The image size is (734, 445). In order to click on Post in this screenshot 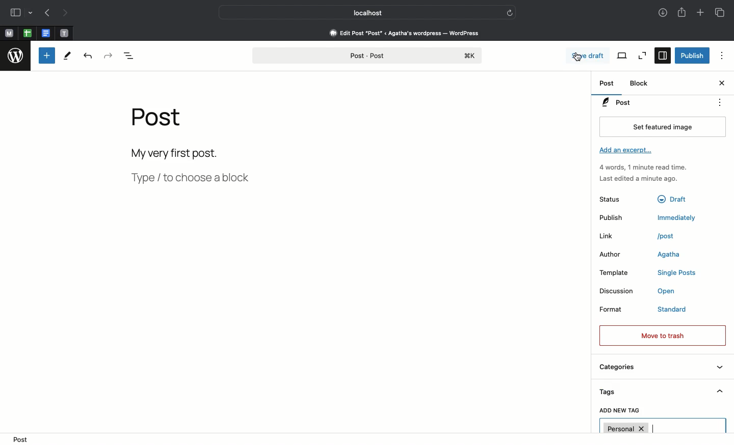, I will do `click(163, 120)`.